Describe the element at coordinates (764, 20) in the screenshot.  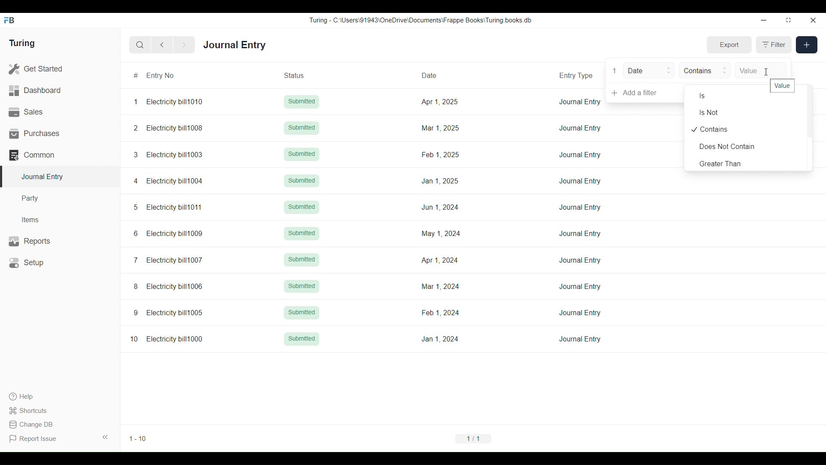
I see `Minimize` at that location.